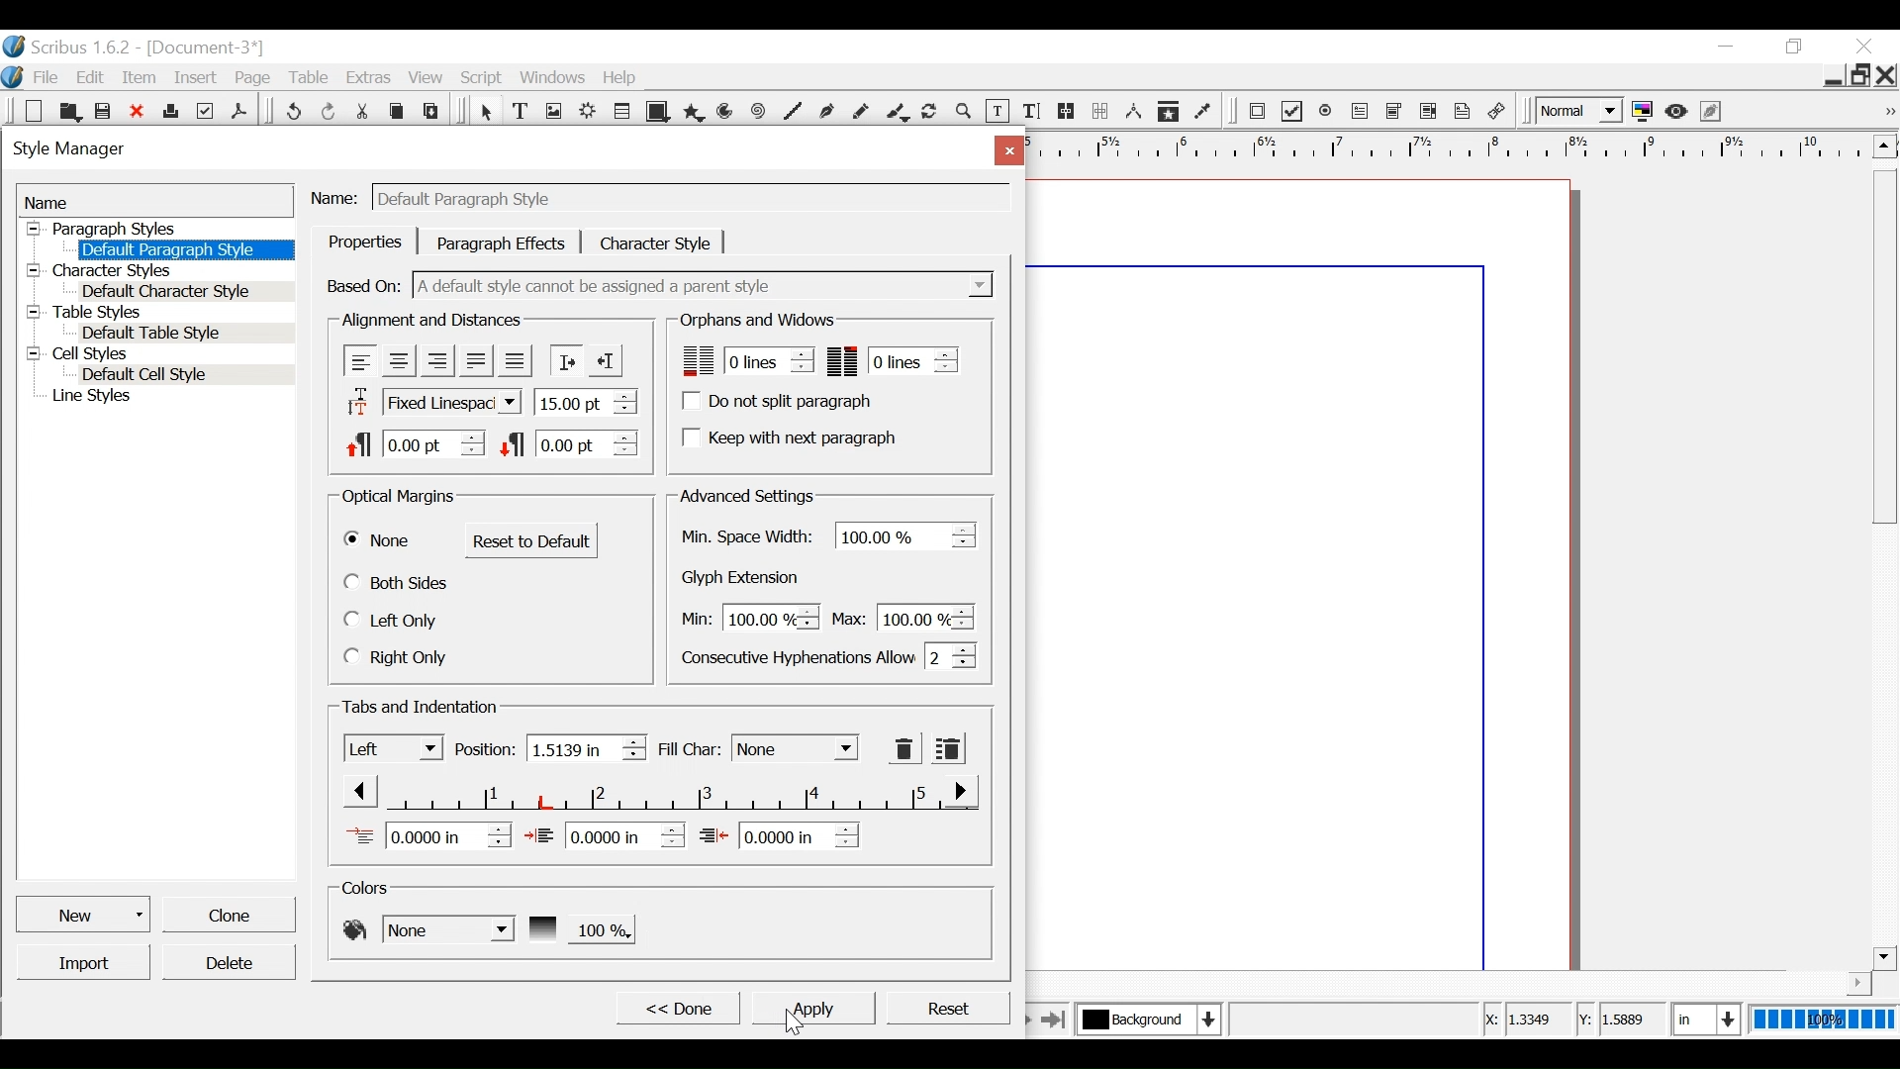 The width and height of the screenshot is (1900, 1069). Describe the element at coordinates (745, 619) in the screenshot. I see `Minimum` at that location.